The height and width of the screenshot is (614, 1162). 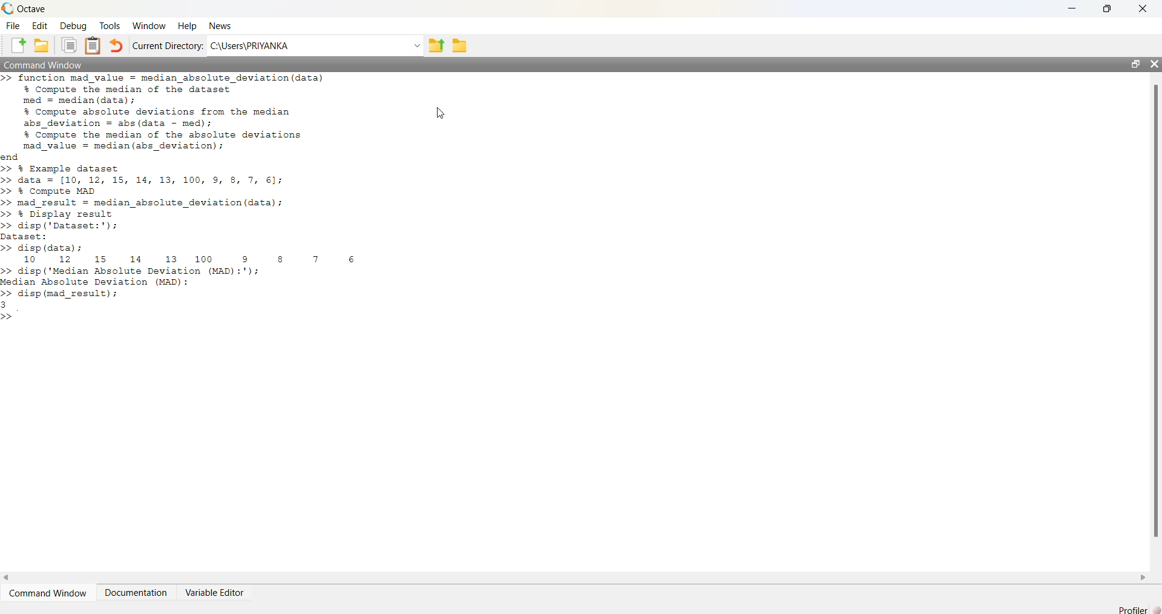 What do you see at coordinates (7, 8) in the screenshot?
I see `Octave` at bounding box center [7, 8].